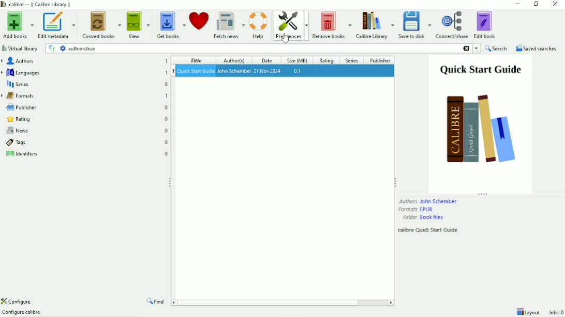 This screenshot has width=565, height=317. I want to click on Calibre Library, so click(374, 25).